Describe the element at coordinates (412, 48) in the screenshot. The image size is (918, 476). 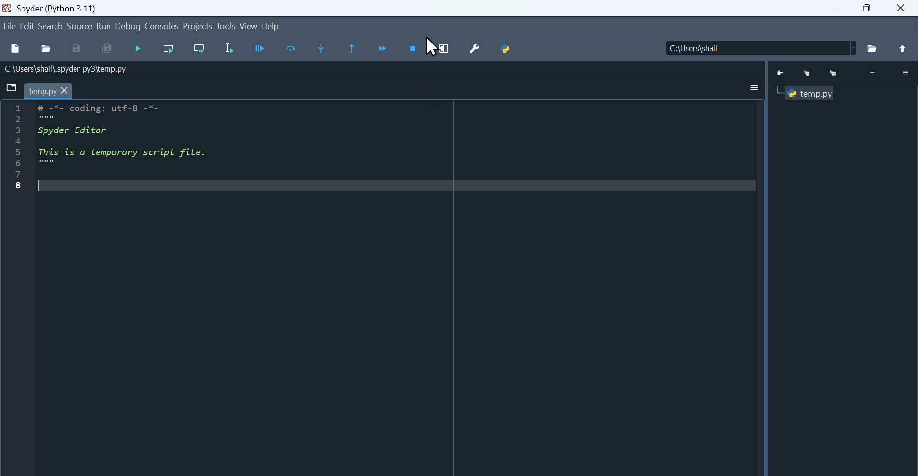
I see `Stop debugging` at that location.